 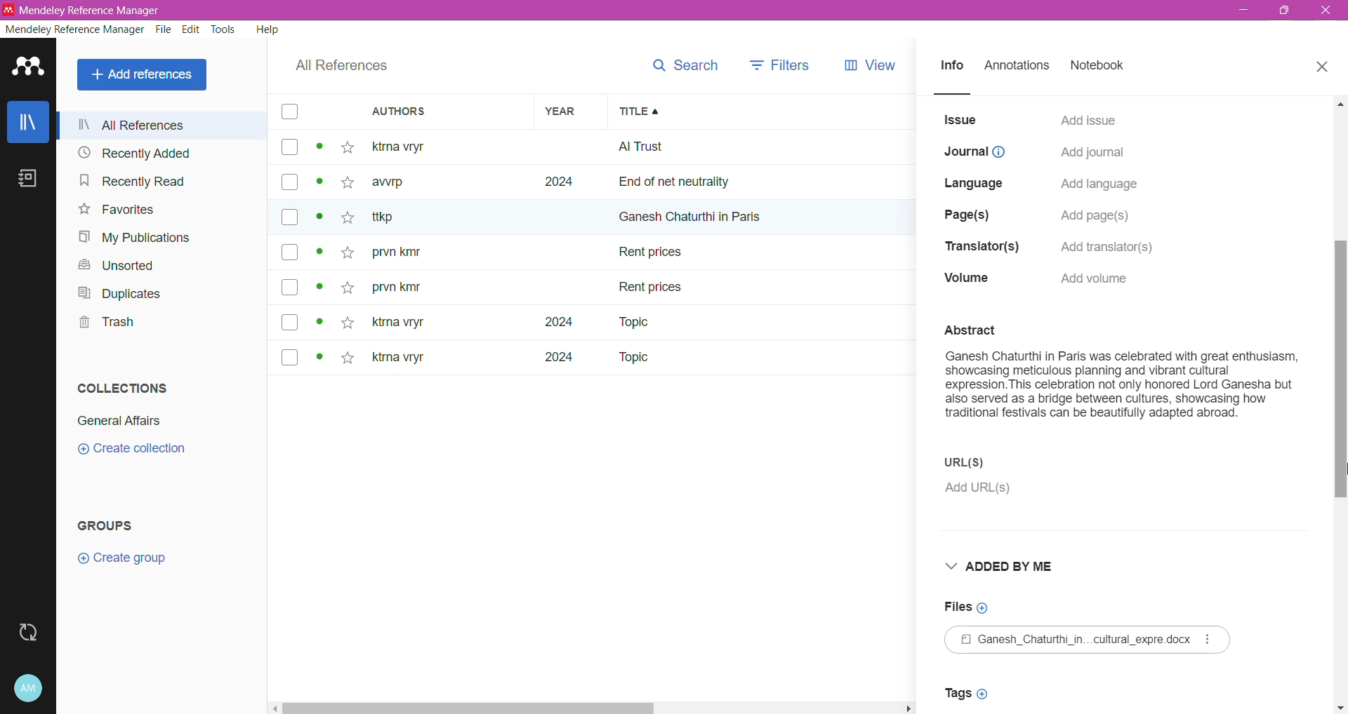 I want to click on Abstract of the selected reference, so click(x=1122, y=380).